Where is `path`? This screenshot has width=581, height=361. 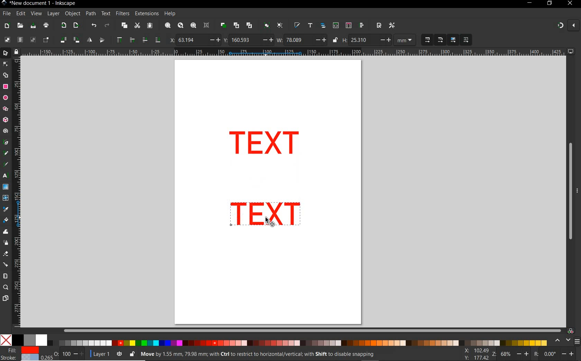
path is located at coordinates (91, 14).